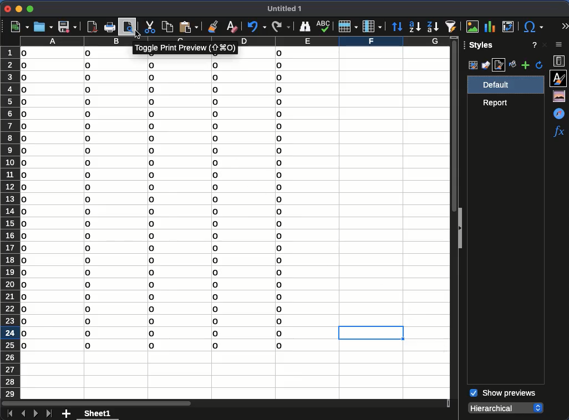  What do you see at coordinates (49, 413) in the screenshot?
I see `last sheet` at bounding box center [49, 413].